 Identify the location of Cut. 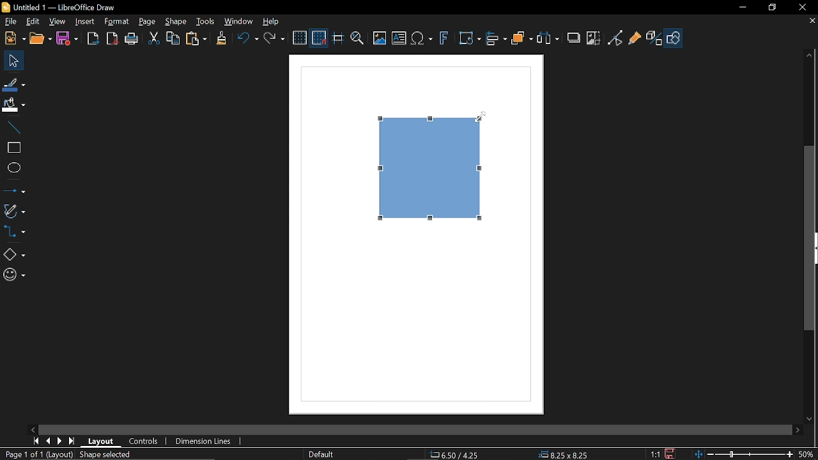
(153, 38).